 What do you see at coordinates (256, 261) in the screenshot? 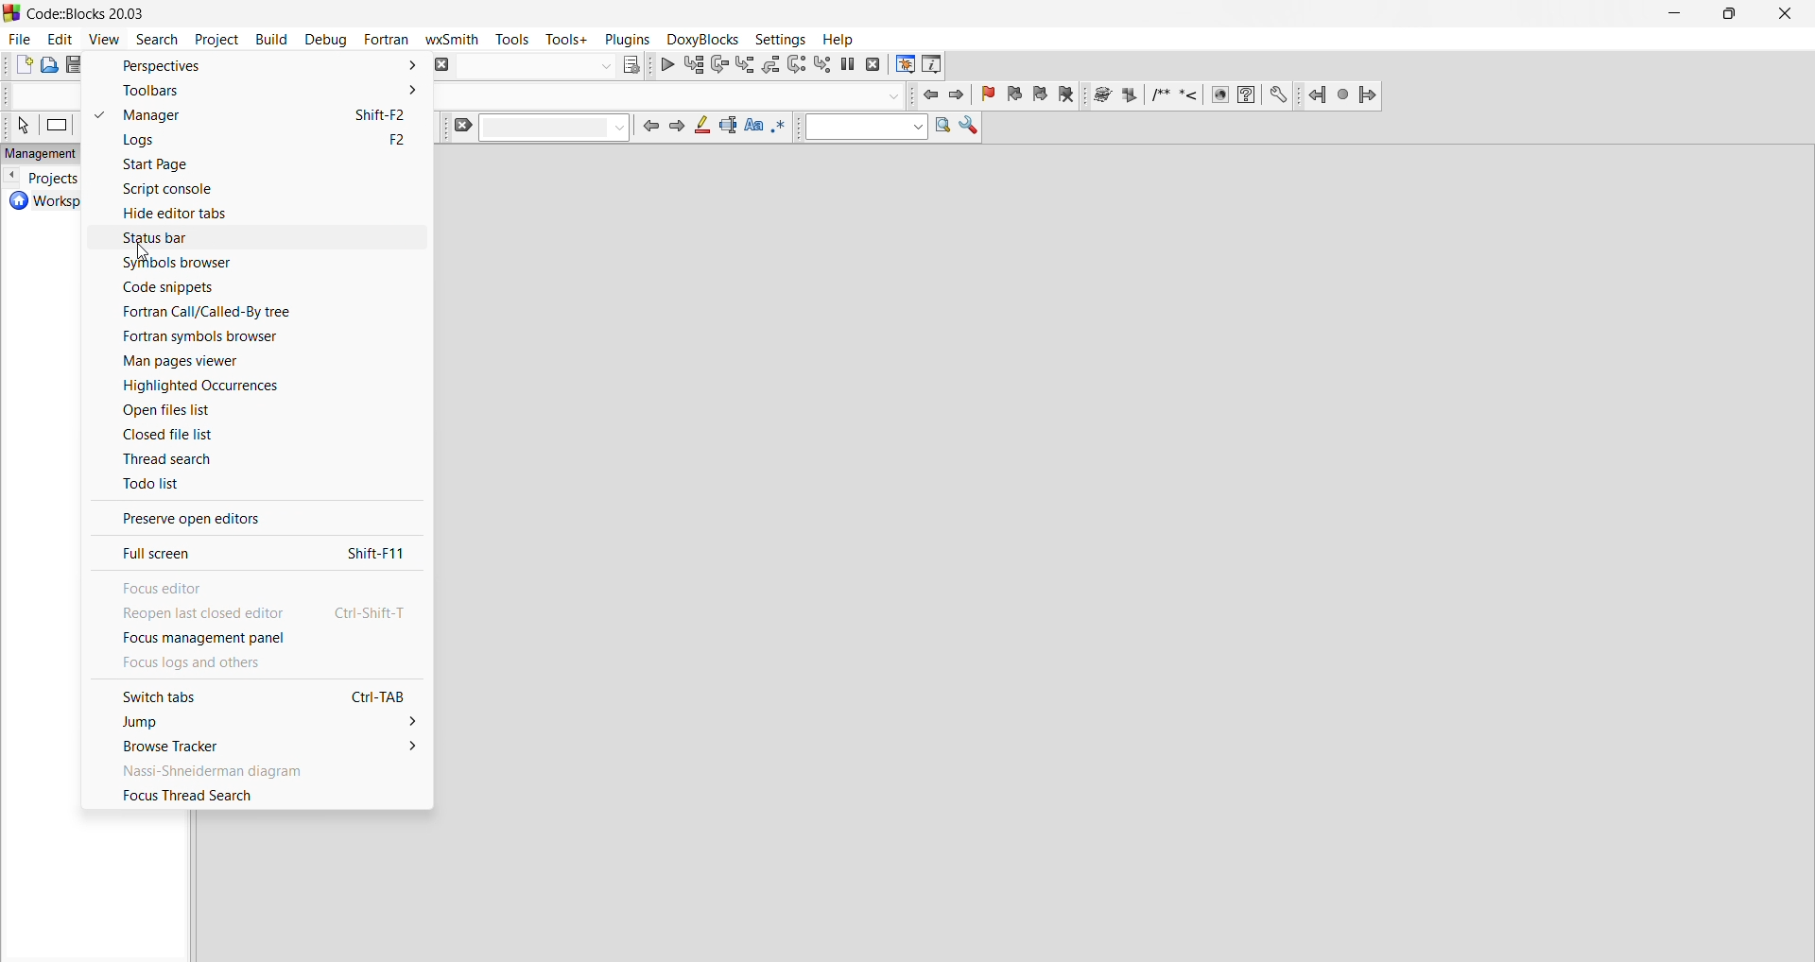
I see `symbols browser` at bounding box center [256, 261].